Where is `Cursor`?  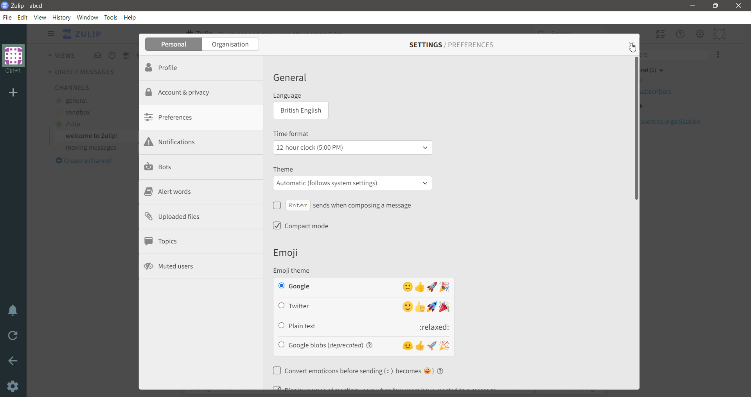
Cursor is located at coordinates (634, 48).